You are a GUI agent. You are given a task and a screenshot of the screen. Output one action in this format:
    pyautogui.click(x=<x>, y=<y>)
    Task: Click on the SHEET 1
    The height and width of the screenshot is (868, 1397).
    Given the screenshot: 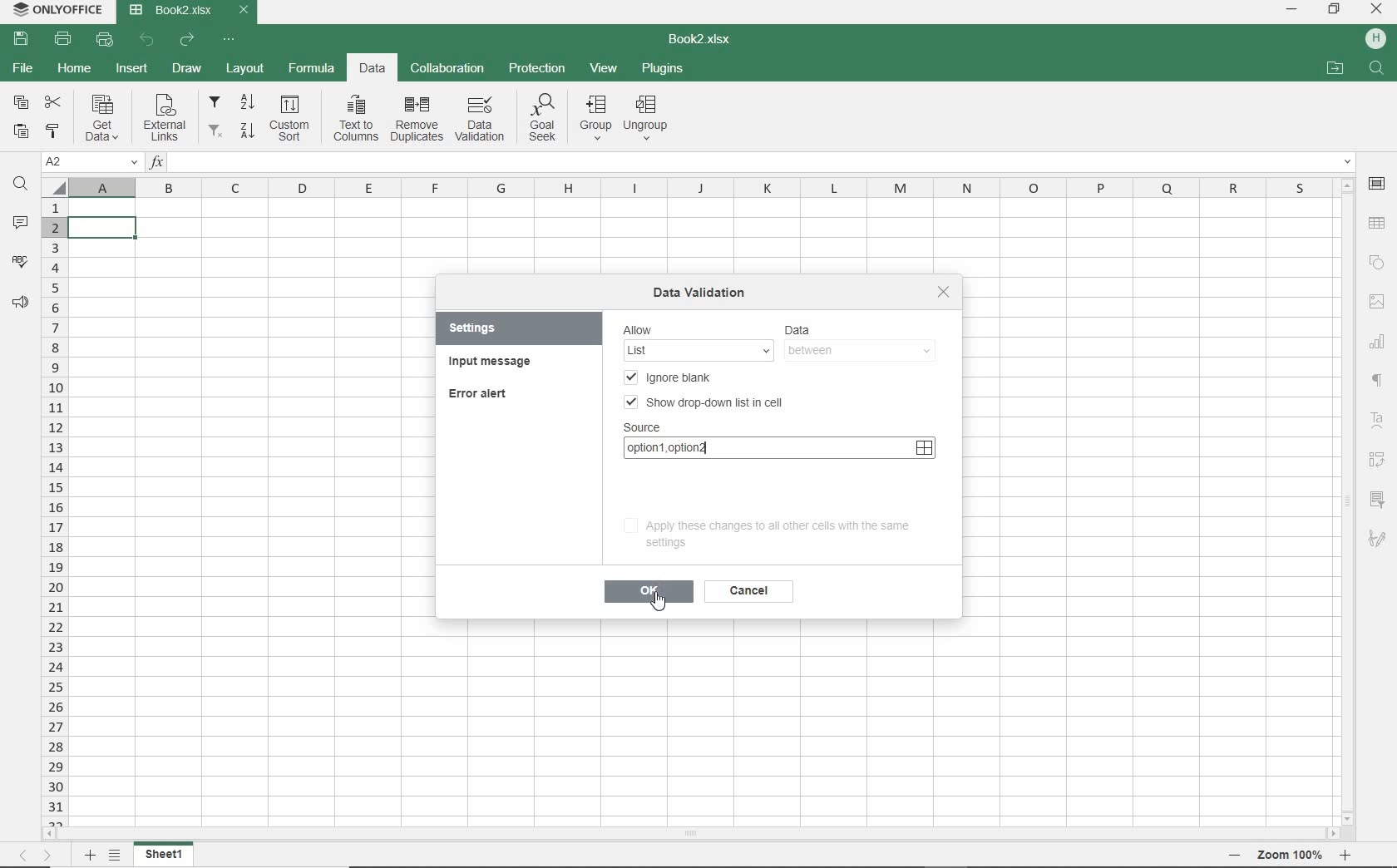 What is the action you would take?
    pyautogui.click(x=165, y=855)
    